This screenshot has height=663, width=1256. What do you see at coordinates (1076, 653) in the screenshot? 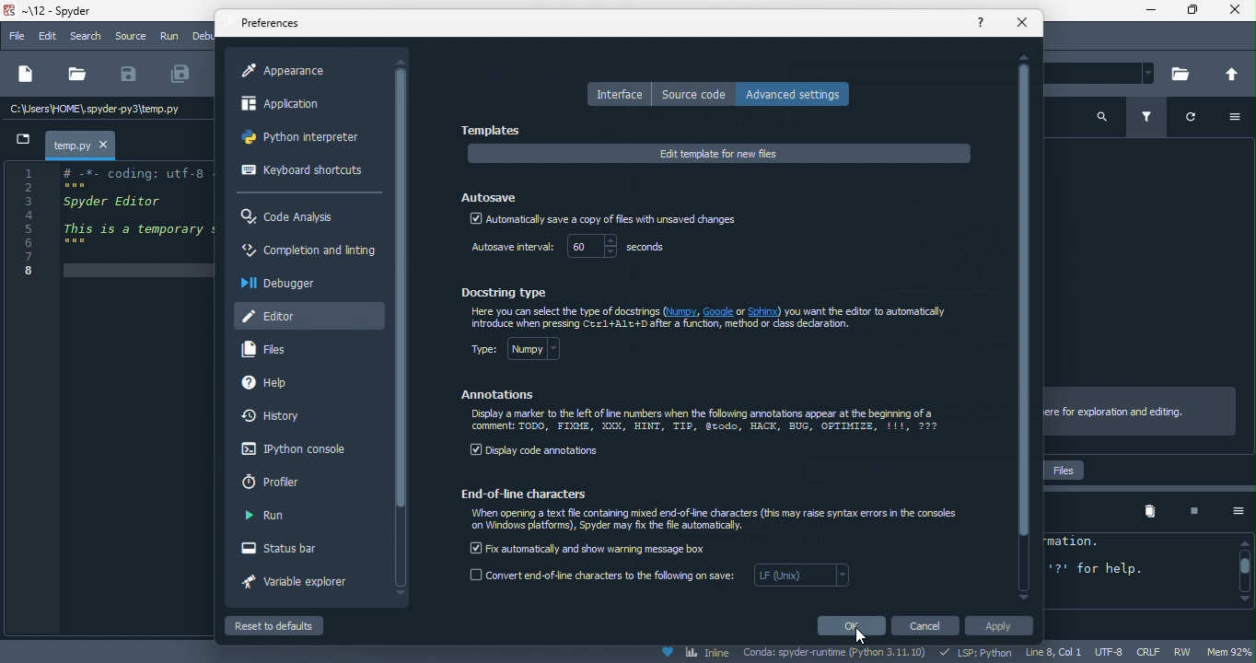
I see `line 8, col1 utf 8` at bounding box center [1076, 653].